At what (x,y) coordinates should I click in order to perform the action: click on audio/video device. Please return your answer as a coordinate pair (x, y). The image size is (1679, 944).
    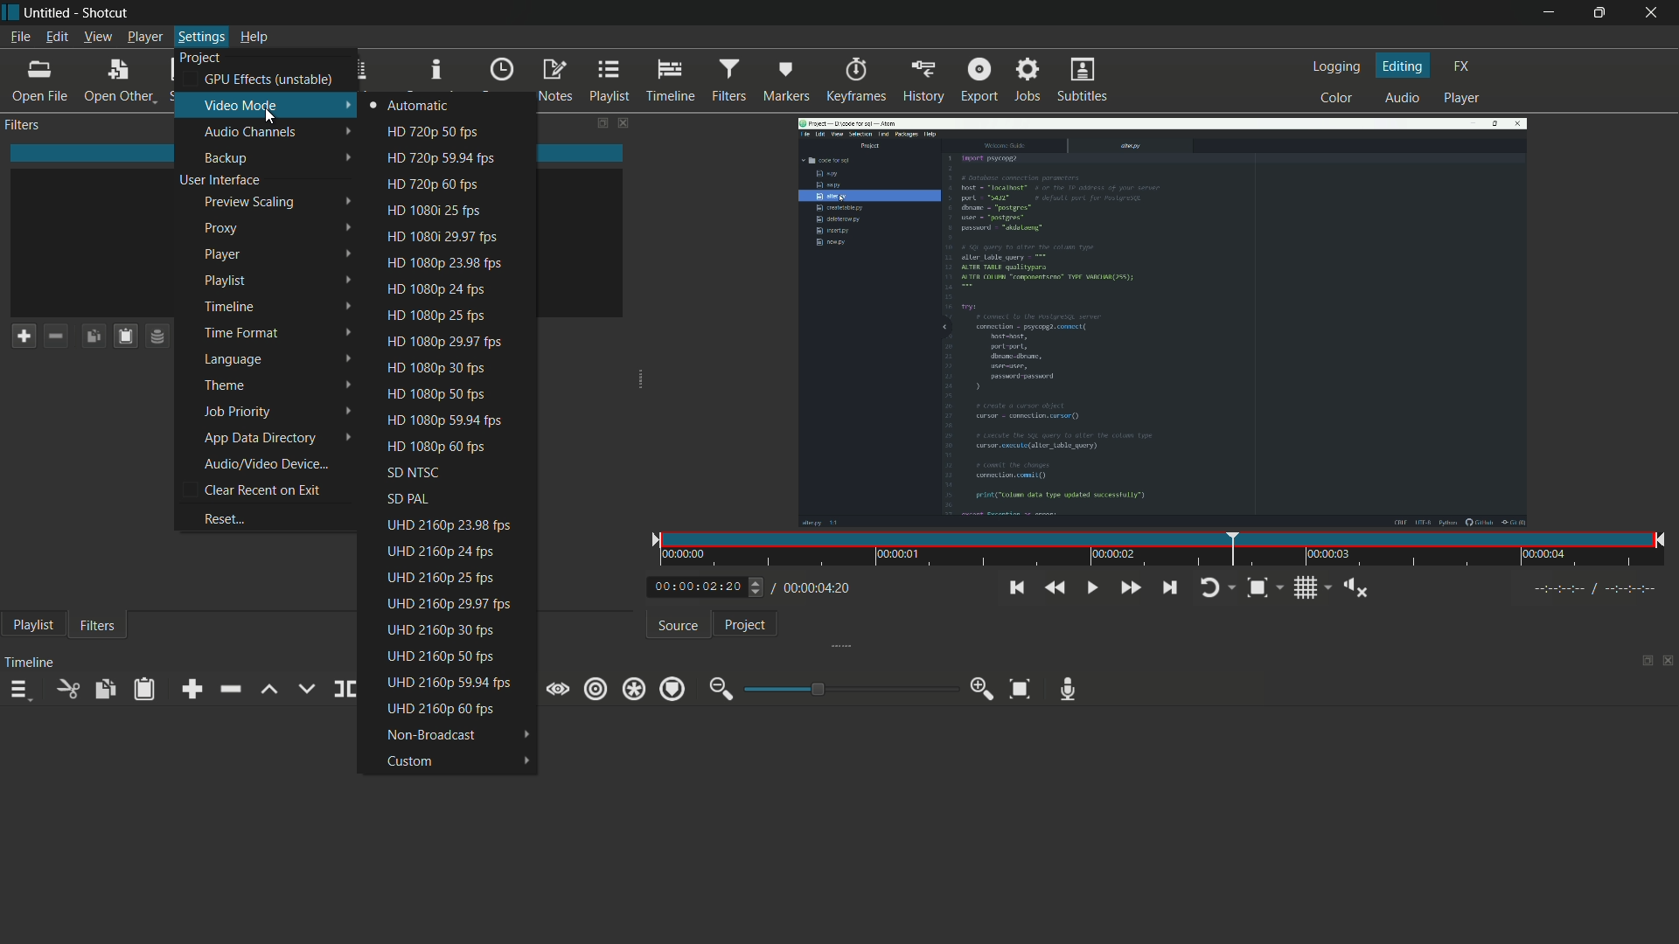
    Looking at the image, I should click on (280, 463).